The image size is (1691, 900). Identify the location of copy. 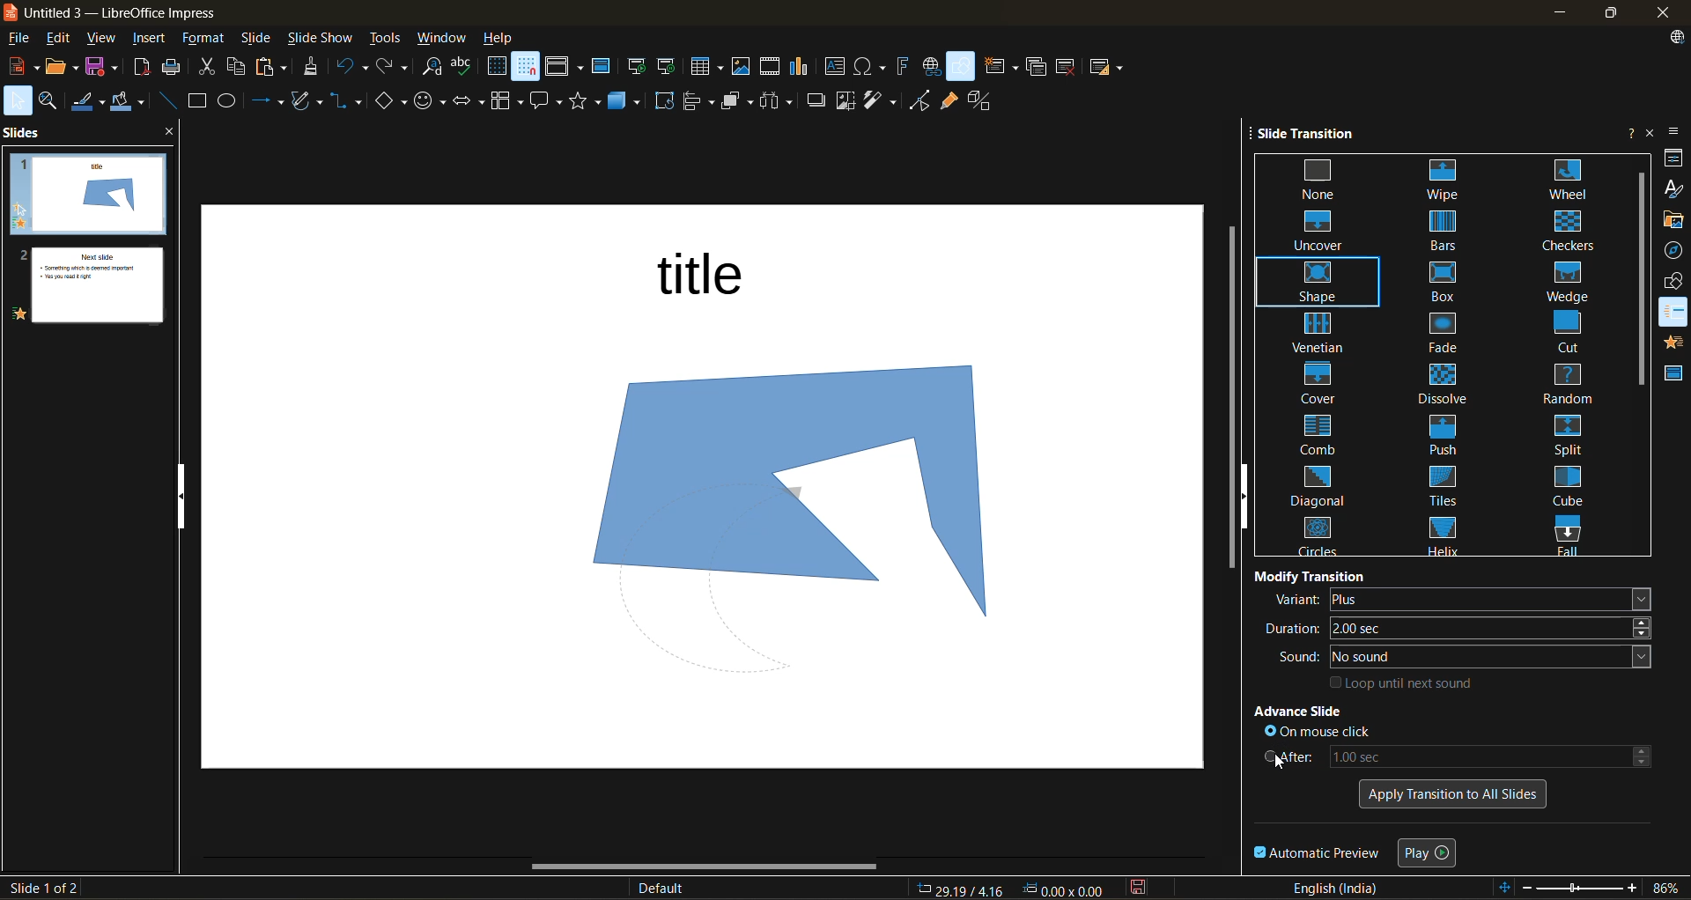
(236, 66).